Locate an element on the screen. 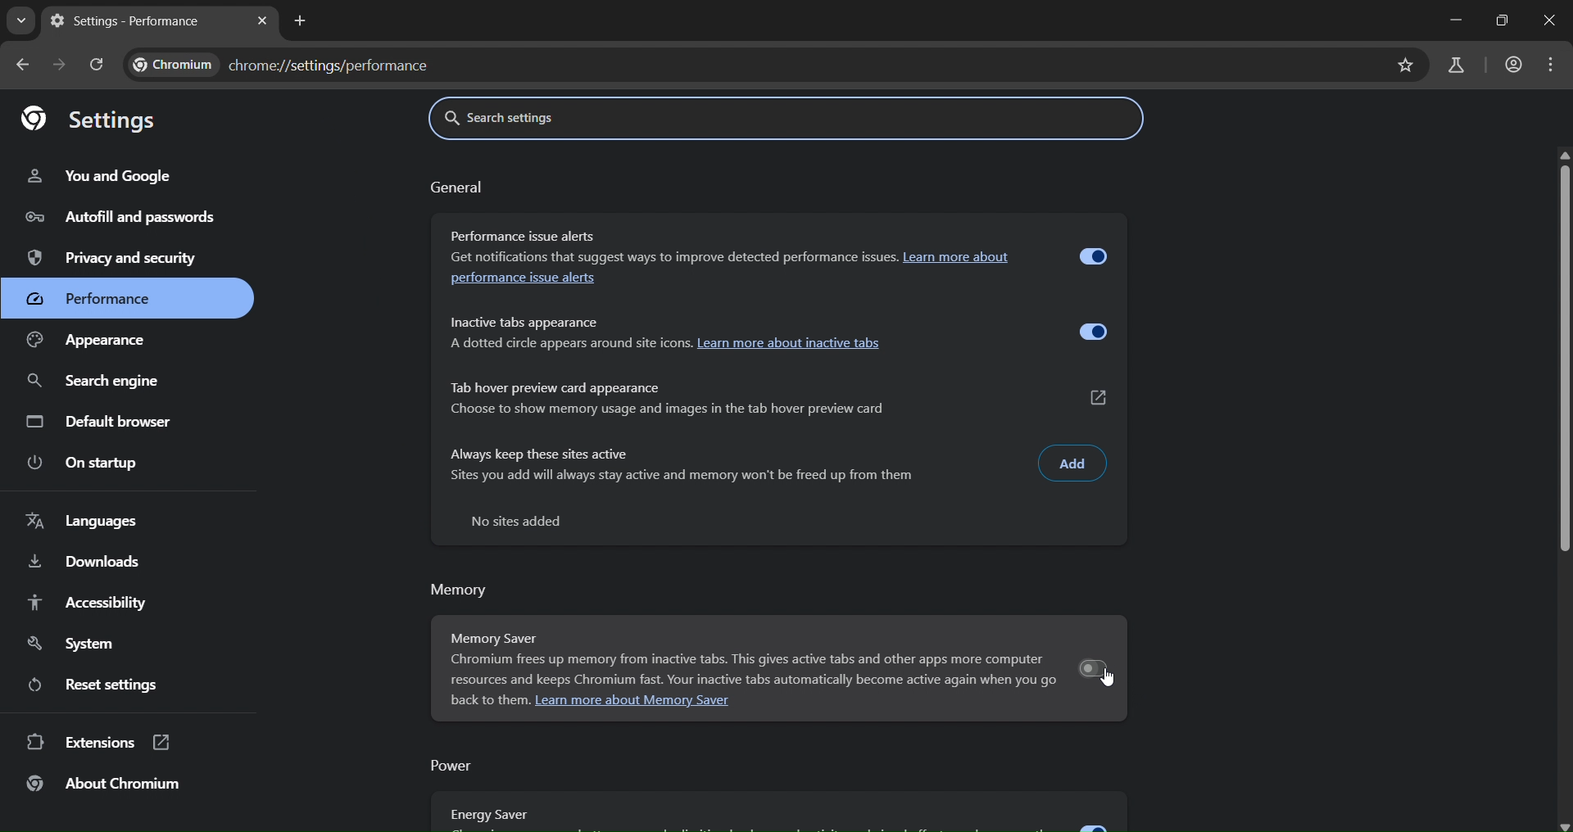 The width and height of the screenshot is (1573, 832). Settings is located at coordinates (89, 121).